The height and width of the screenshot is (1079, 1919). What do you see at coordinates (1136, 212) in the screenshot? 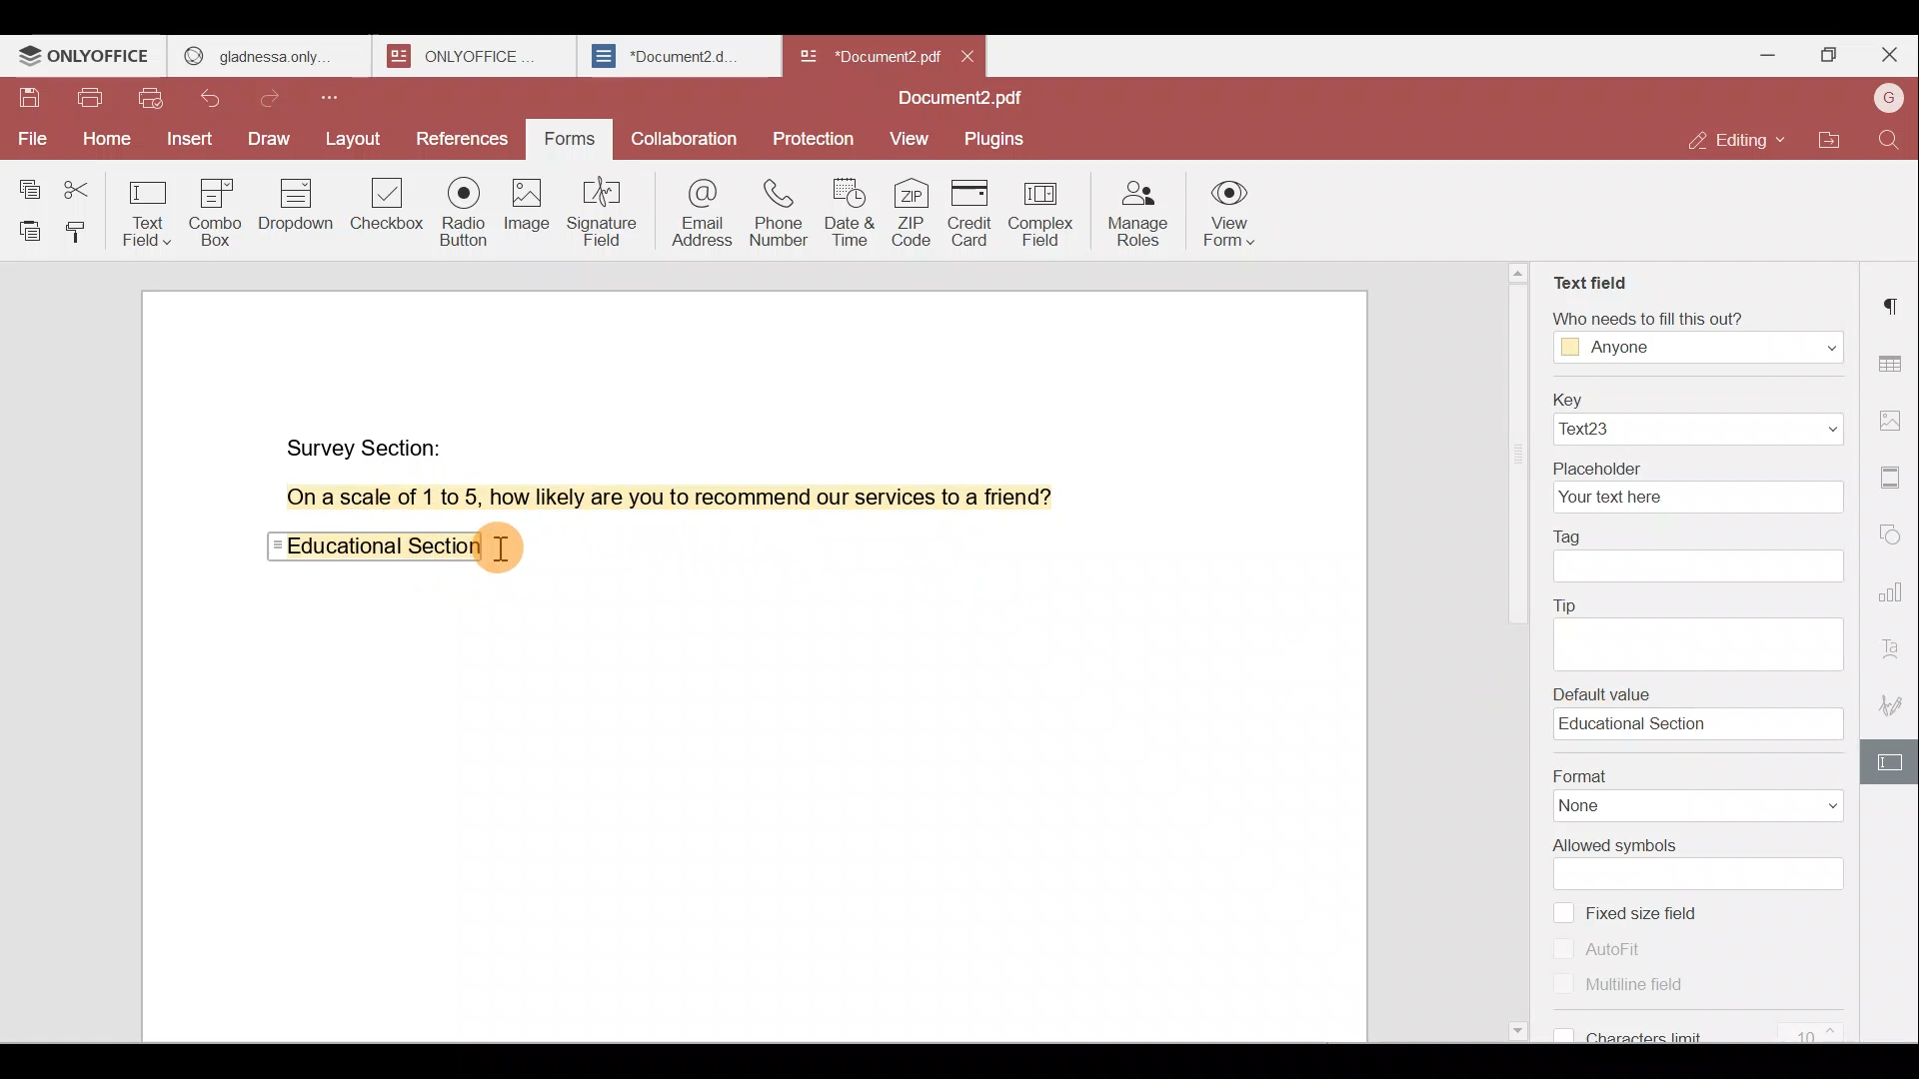
I see `Manage roles` at bounding box center [1136, 212].